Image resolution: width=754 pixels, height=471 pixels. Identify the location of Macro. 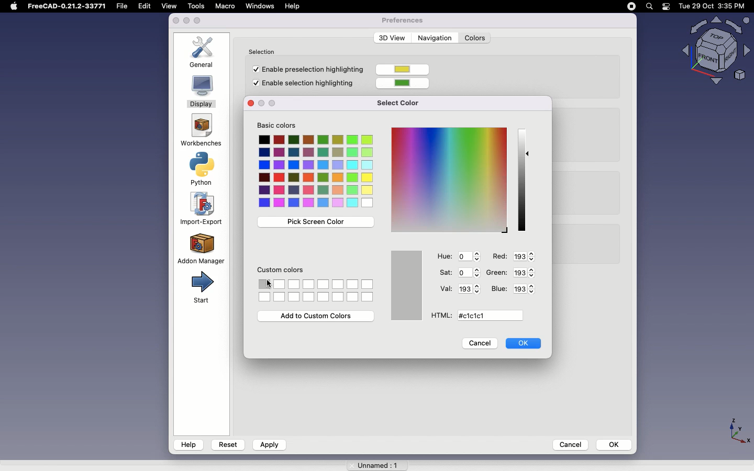
(225, 6).